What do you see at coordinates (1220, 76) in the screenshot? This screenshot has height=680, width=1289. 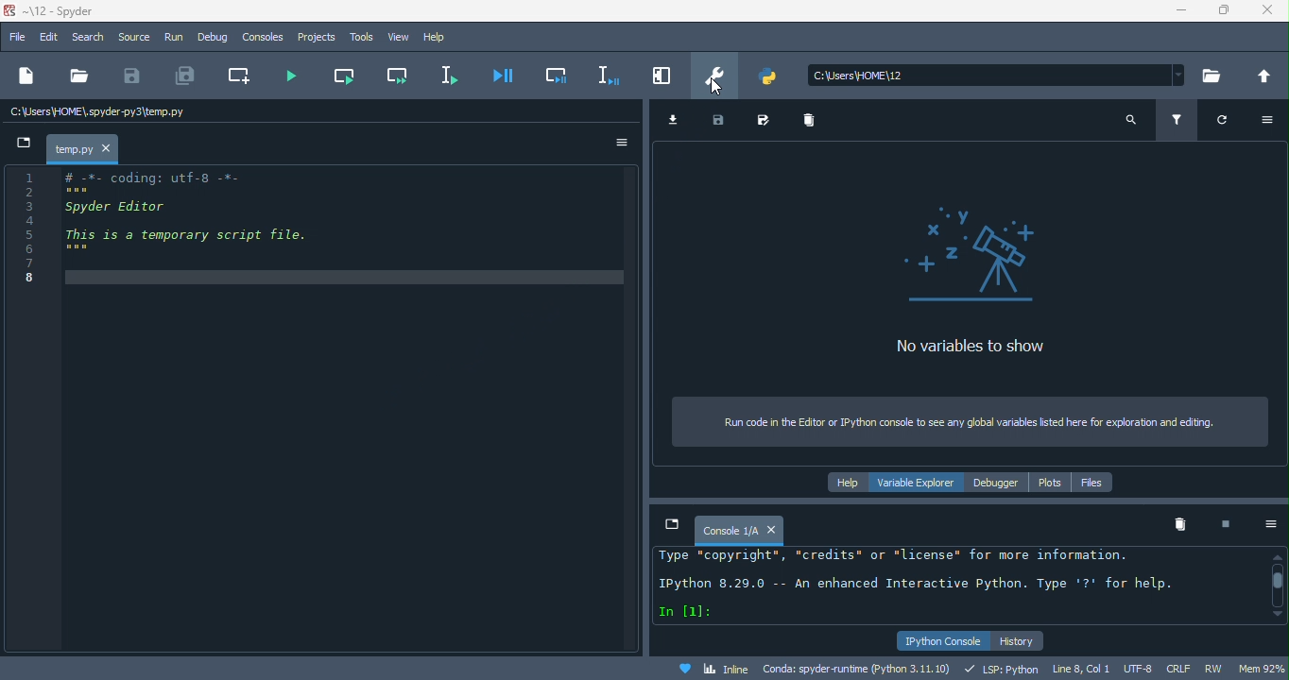 I see `` at bounding box center [1220, 76].